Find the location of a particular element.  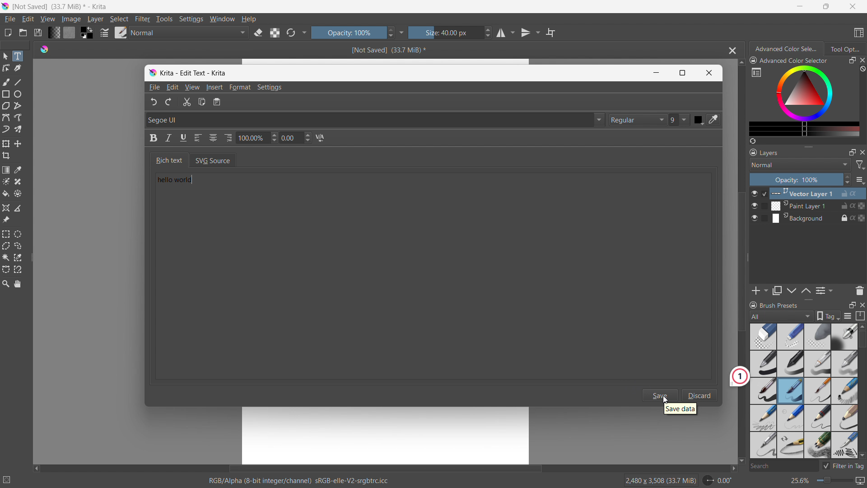

elliptical selection tool is located at coordinates (18, 234).